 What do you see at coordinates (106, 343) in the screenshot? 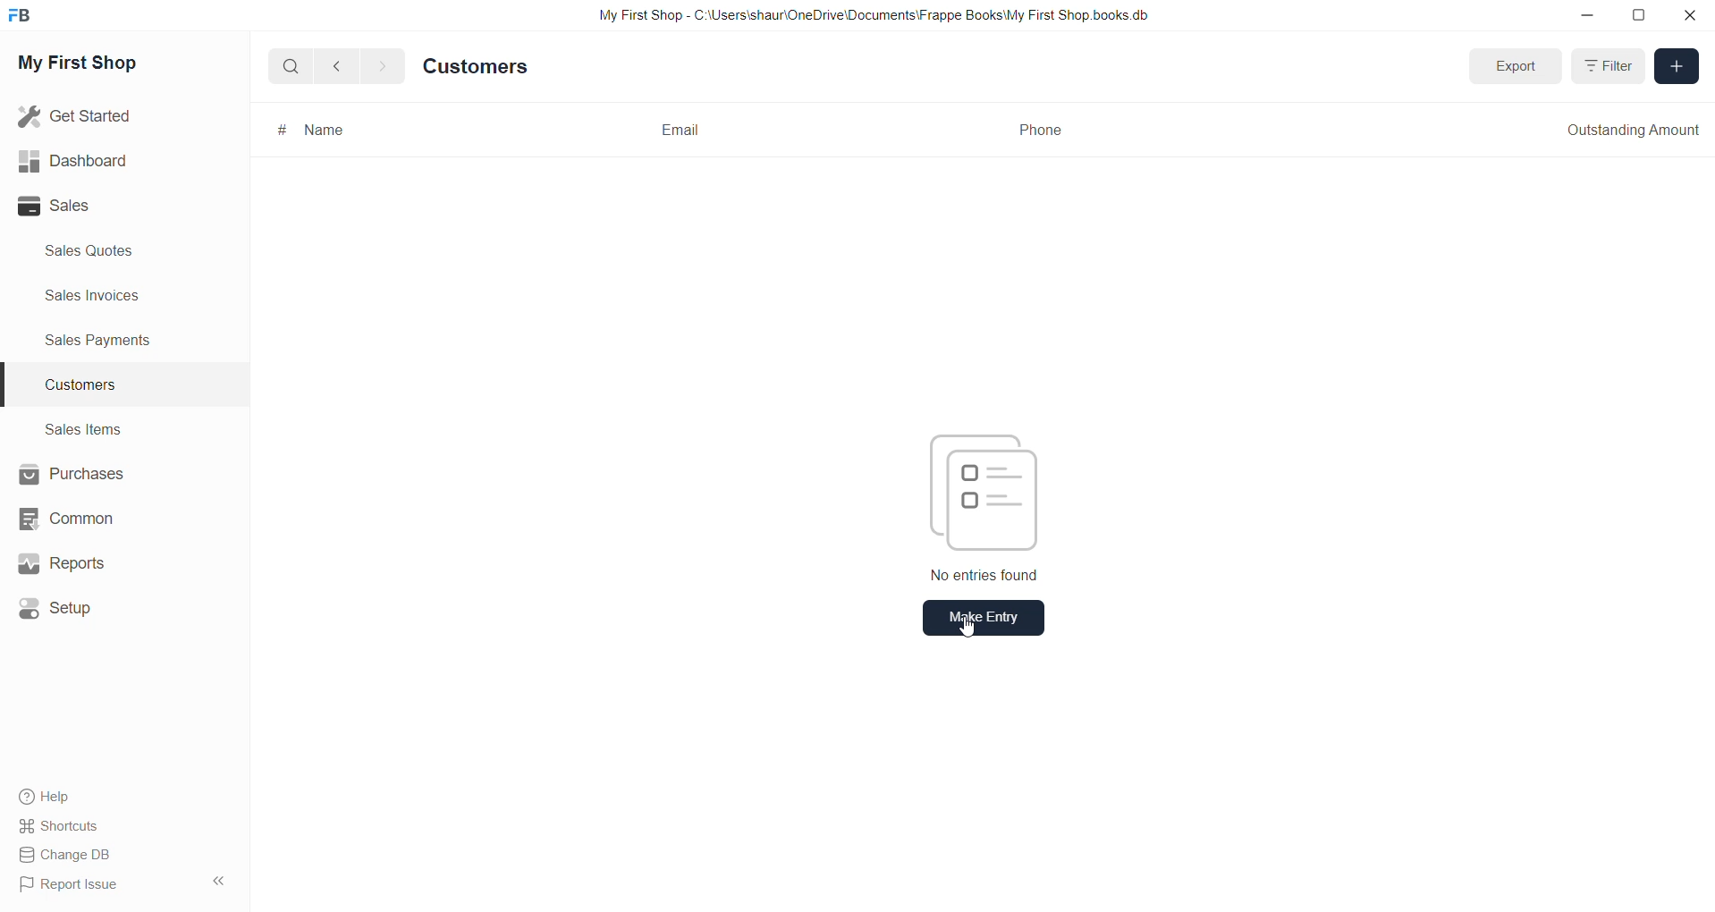
I see `sales payments` at bounding box center [106, 343].